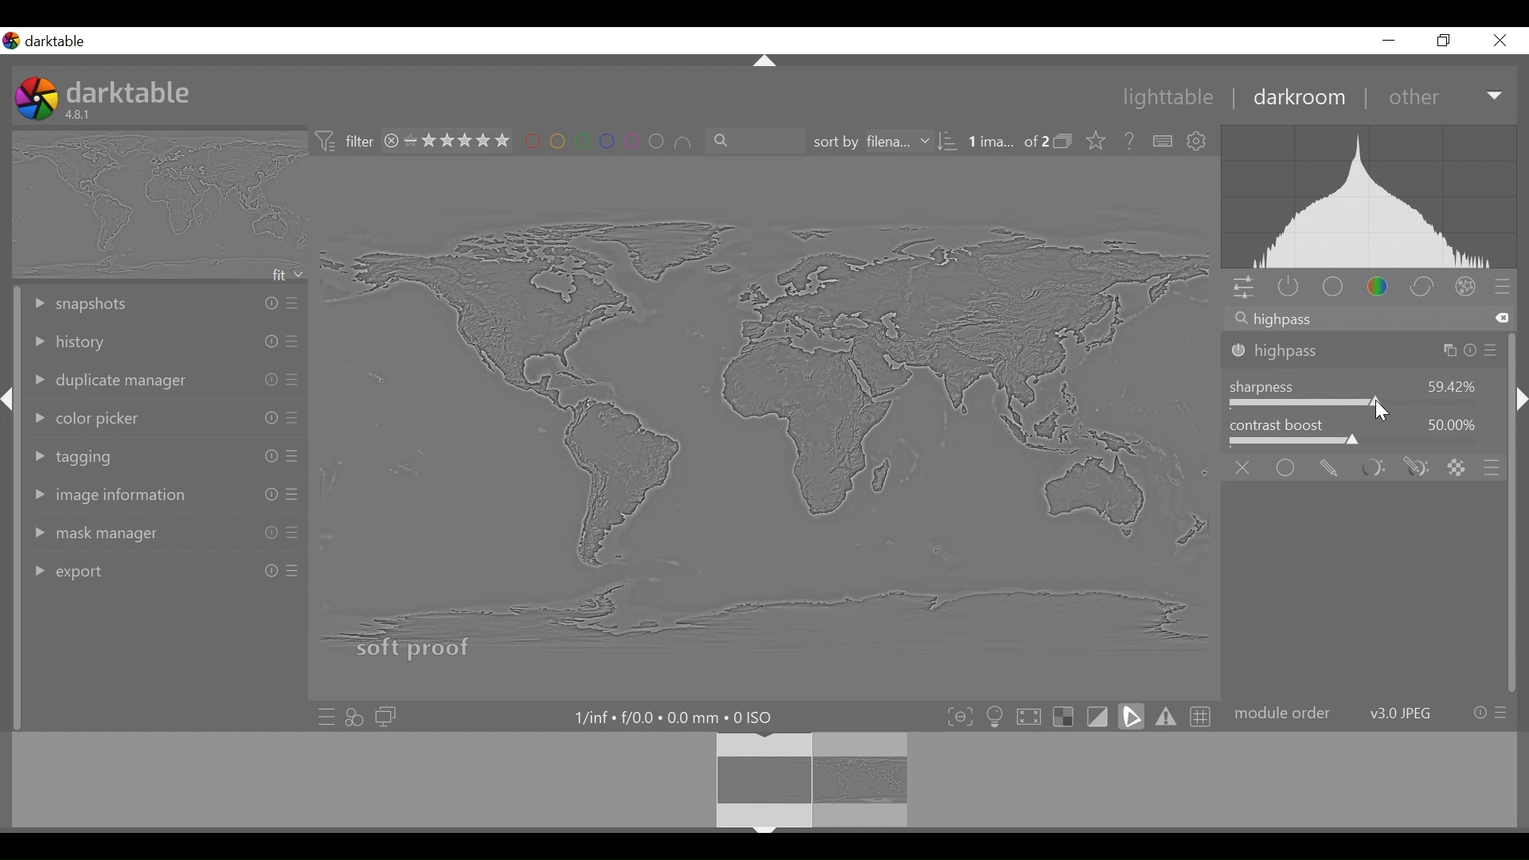  I want to click on Help, so click(1130, 140).